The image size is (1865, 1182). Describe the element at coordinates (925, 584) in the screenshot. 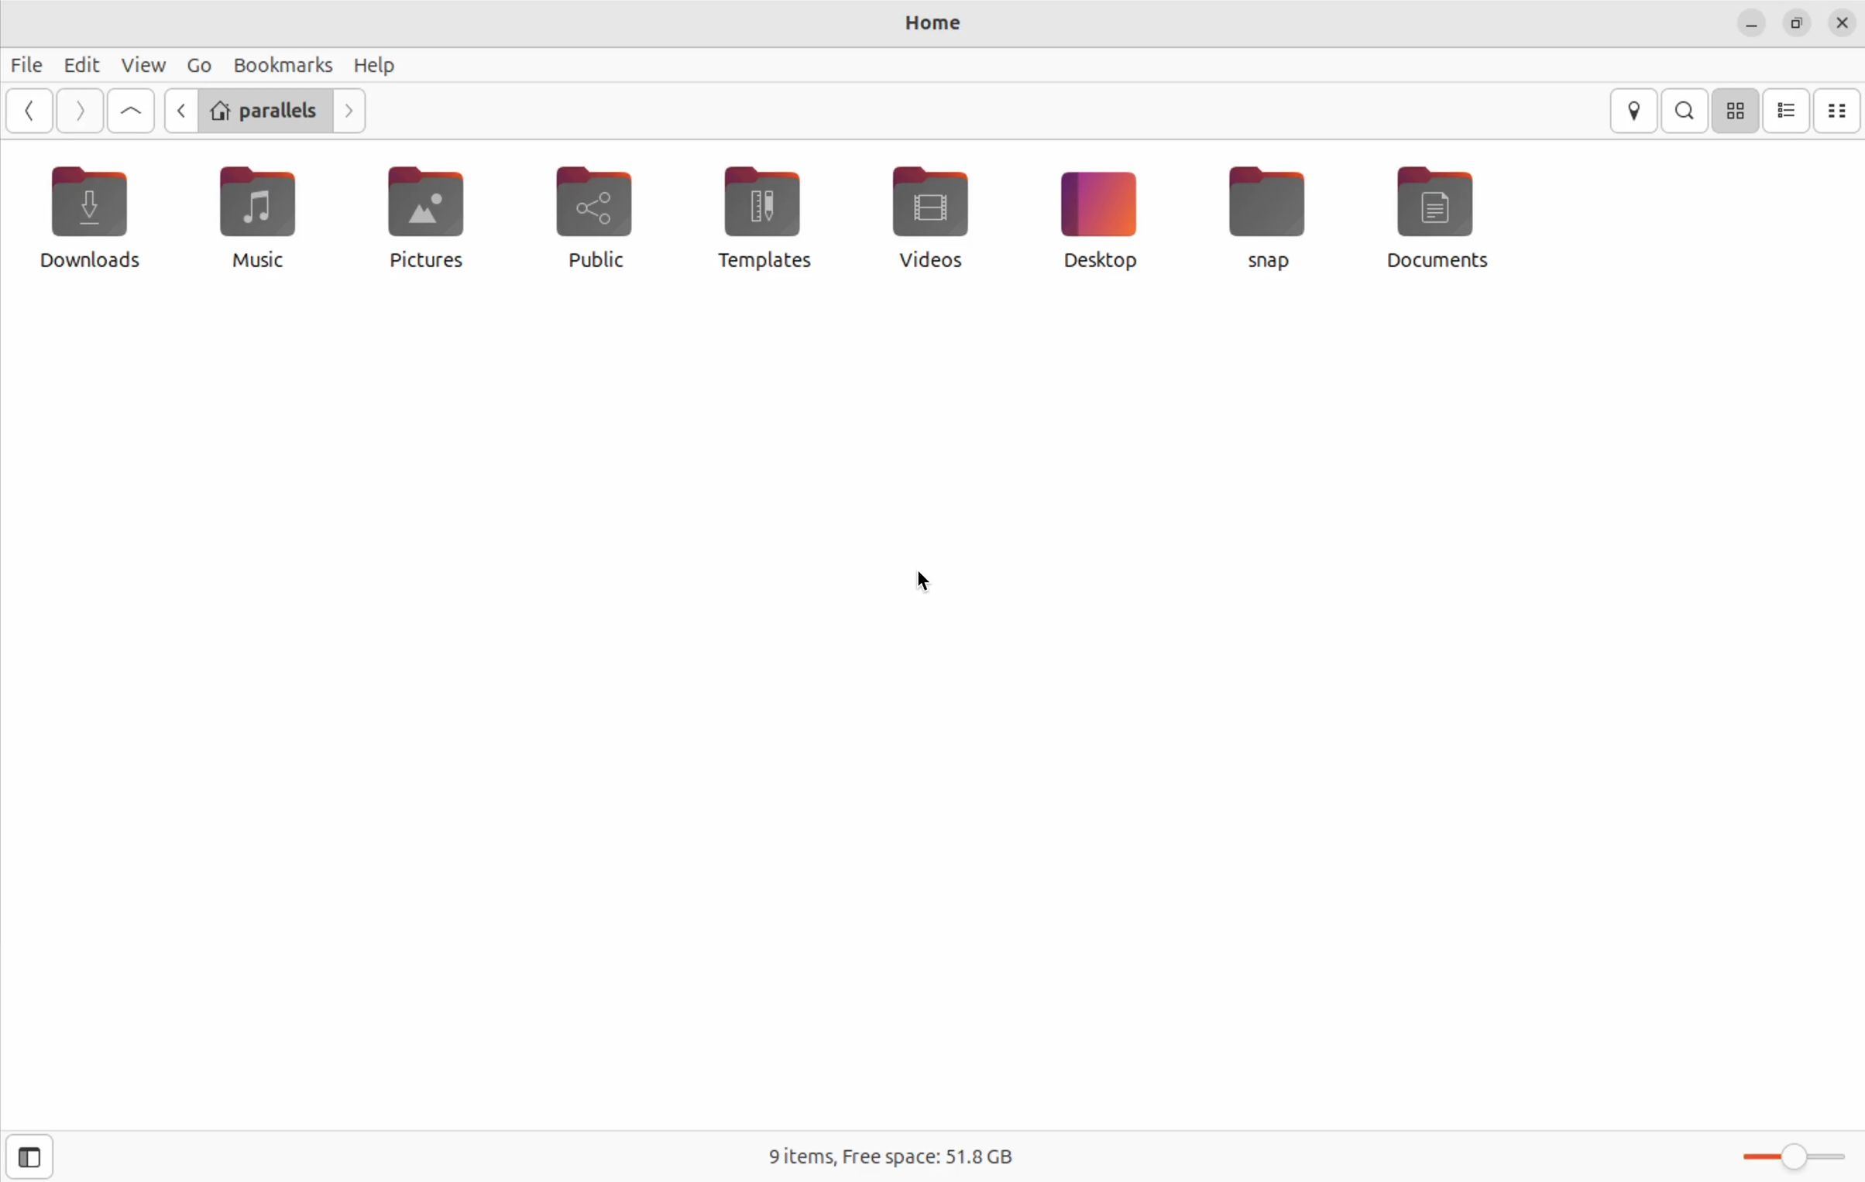

I see `cursor` at that location.